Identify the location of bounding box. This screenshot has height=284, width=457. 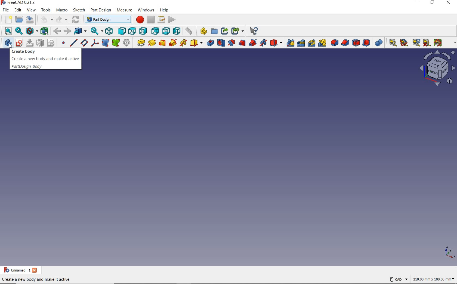
(45, 31).